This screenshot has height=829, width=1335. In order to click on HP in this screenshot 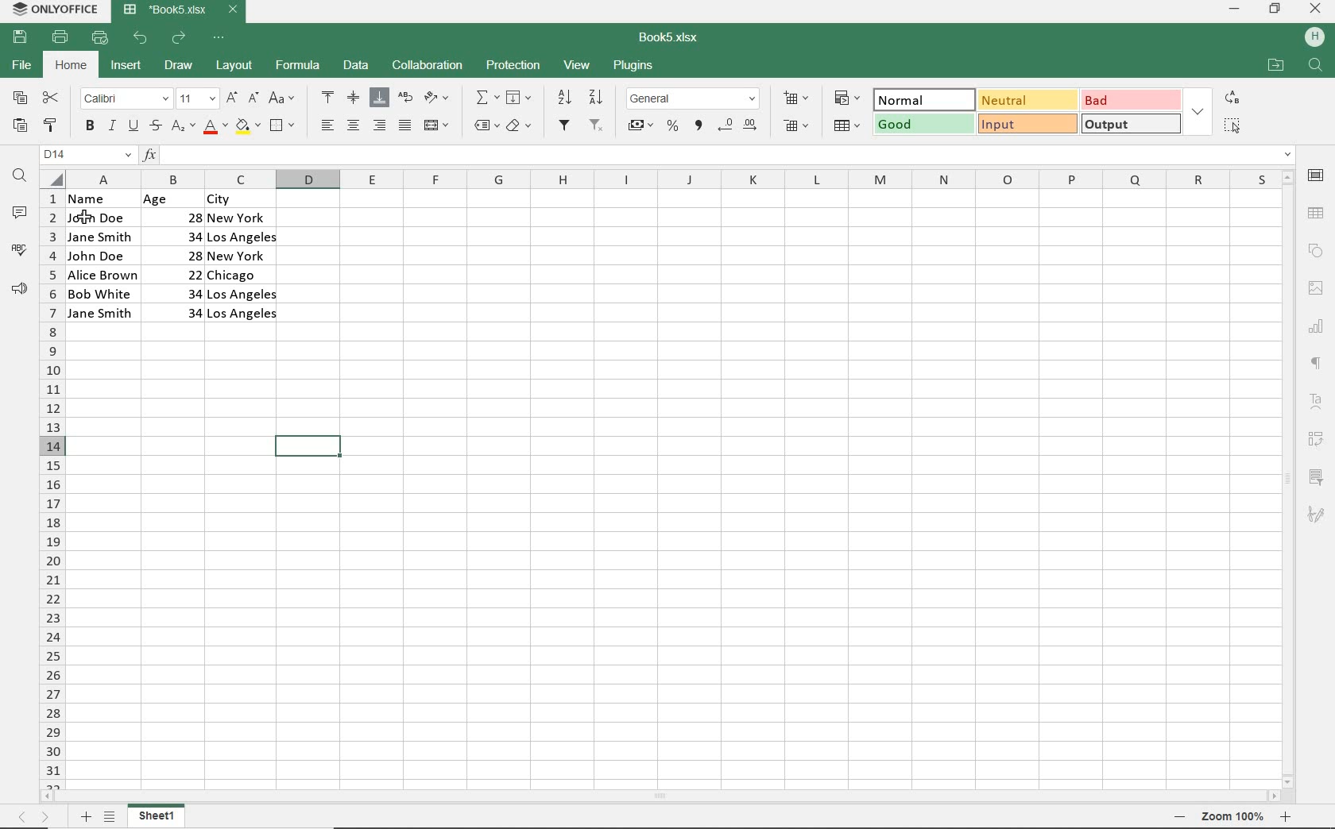, I will do `click(1314, 38)`.